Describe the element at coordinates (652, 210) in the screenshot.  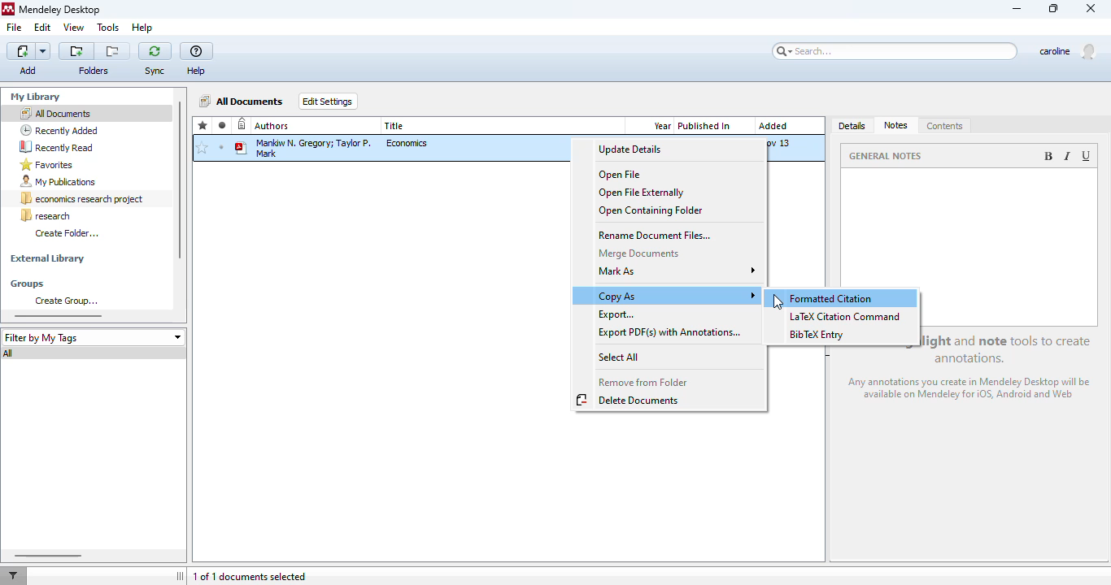
I see `open containing folder` at that location.